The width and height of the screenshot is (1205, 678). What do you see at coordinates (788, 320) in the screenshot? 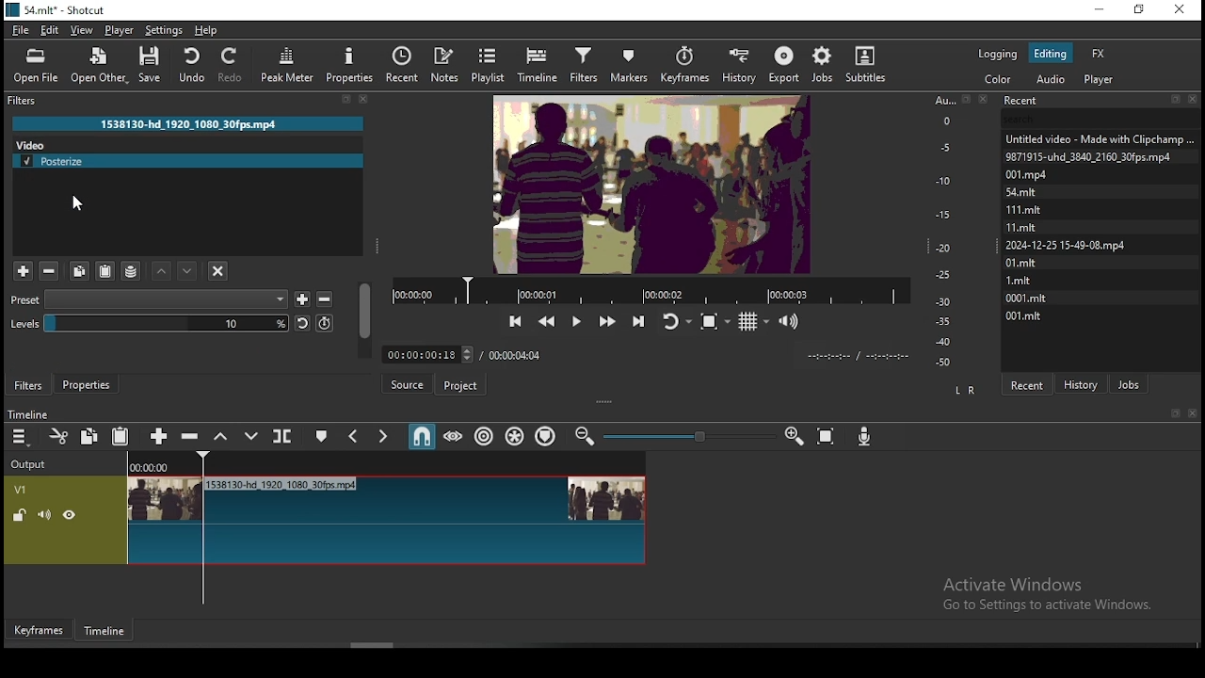
I see `volume control` at bounding box center [788, 320].